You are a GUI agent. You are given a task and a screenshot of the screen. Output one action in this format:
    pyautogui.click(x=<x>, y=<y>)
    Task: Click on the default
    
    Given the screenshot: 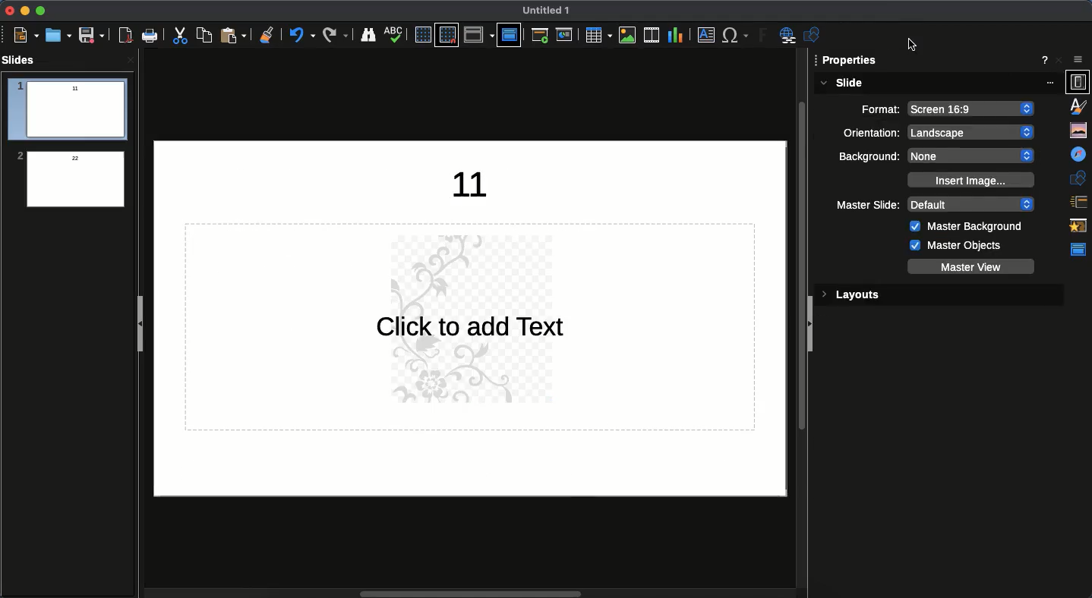 What is the action you would take?
    pyautogui.click(x=970, y=204)
    